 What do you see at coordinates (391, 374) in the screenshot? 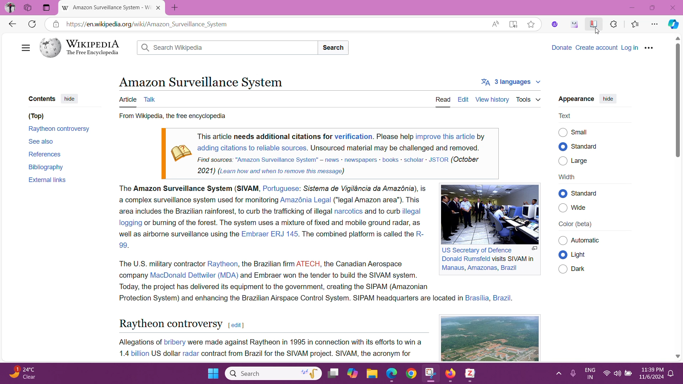
I see `edge` at bounding box center [391, 374].